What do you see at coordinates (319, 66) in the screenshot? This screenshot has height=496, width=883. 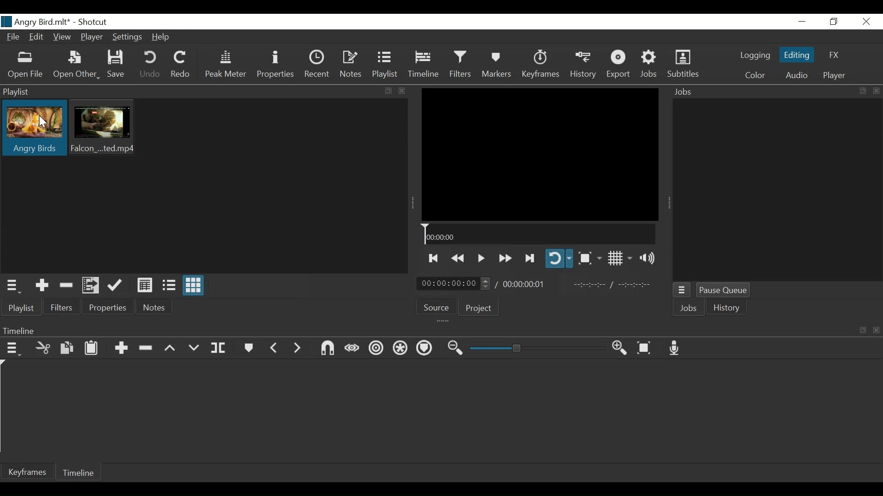 I see `Recent` at bounding box center [319, 66].